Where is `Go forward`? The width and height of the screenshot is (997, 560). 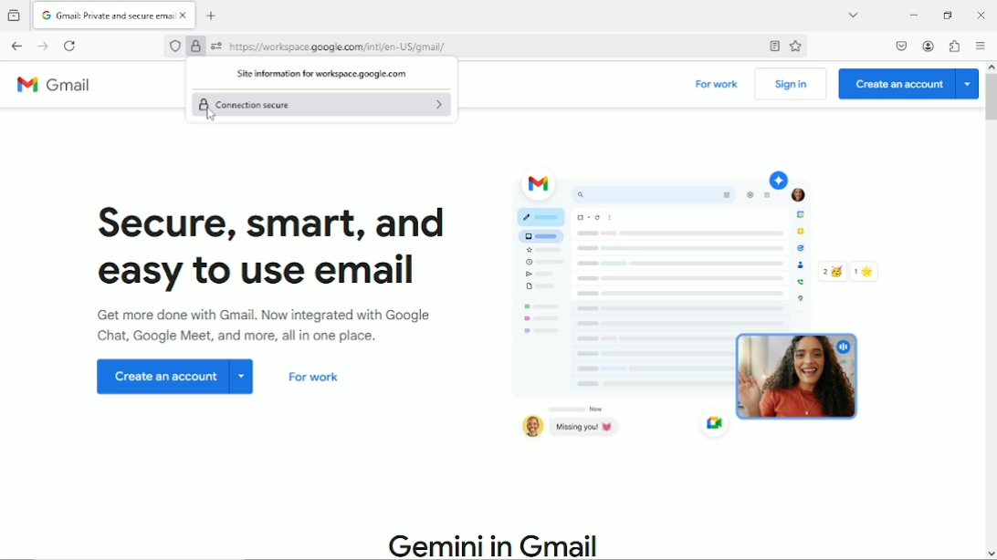
Go forward is located at coordinates (43, 46).